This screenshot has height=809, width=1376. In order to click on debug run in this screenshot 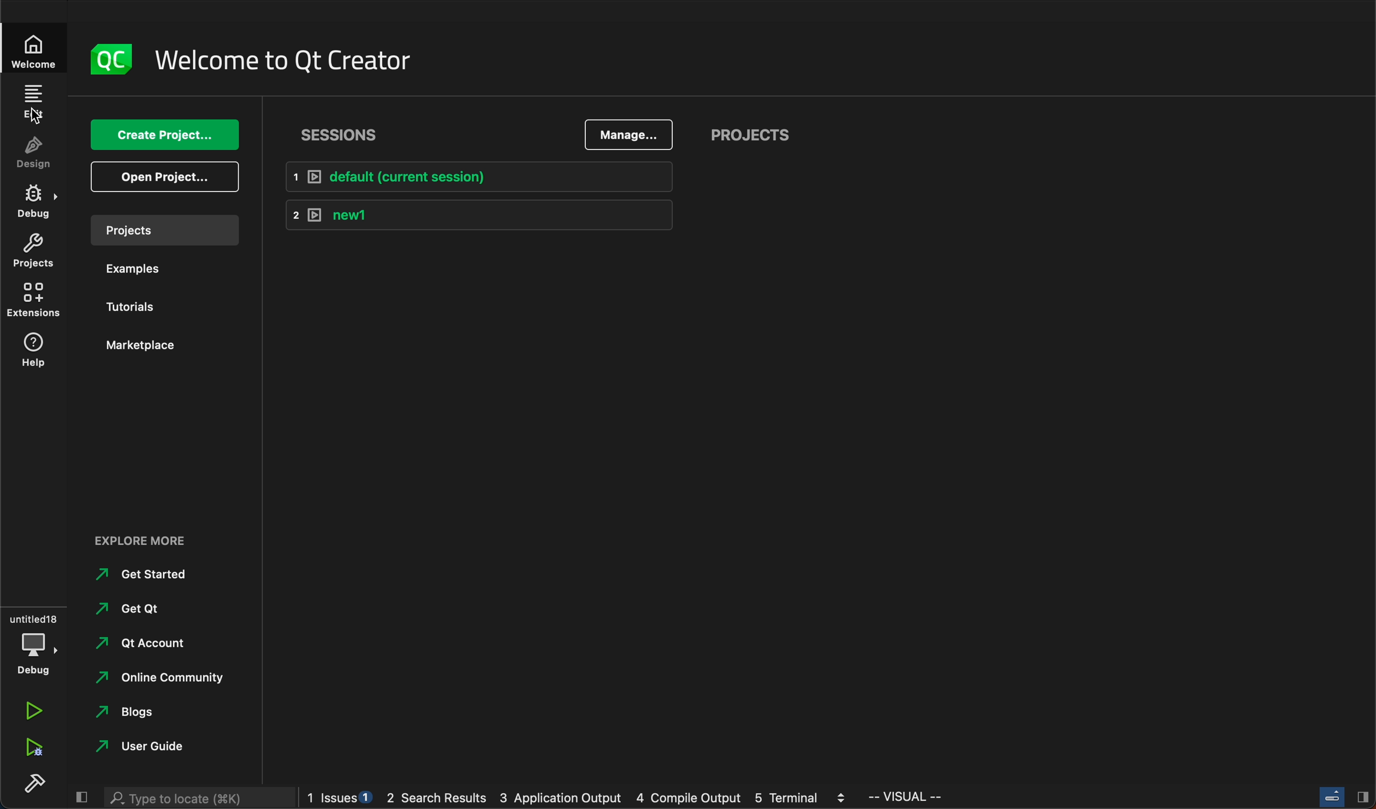, I will do `click(31, 749)`.